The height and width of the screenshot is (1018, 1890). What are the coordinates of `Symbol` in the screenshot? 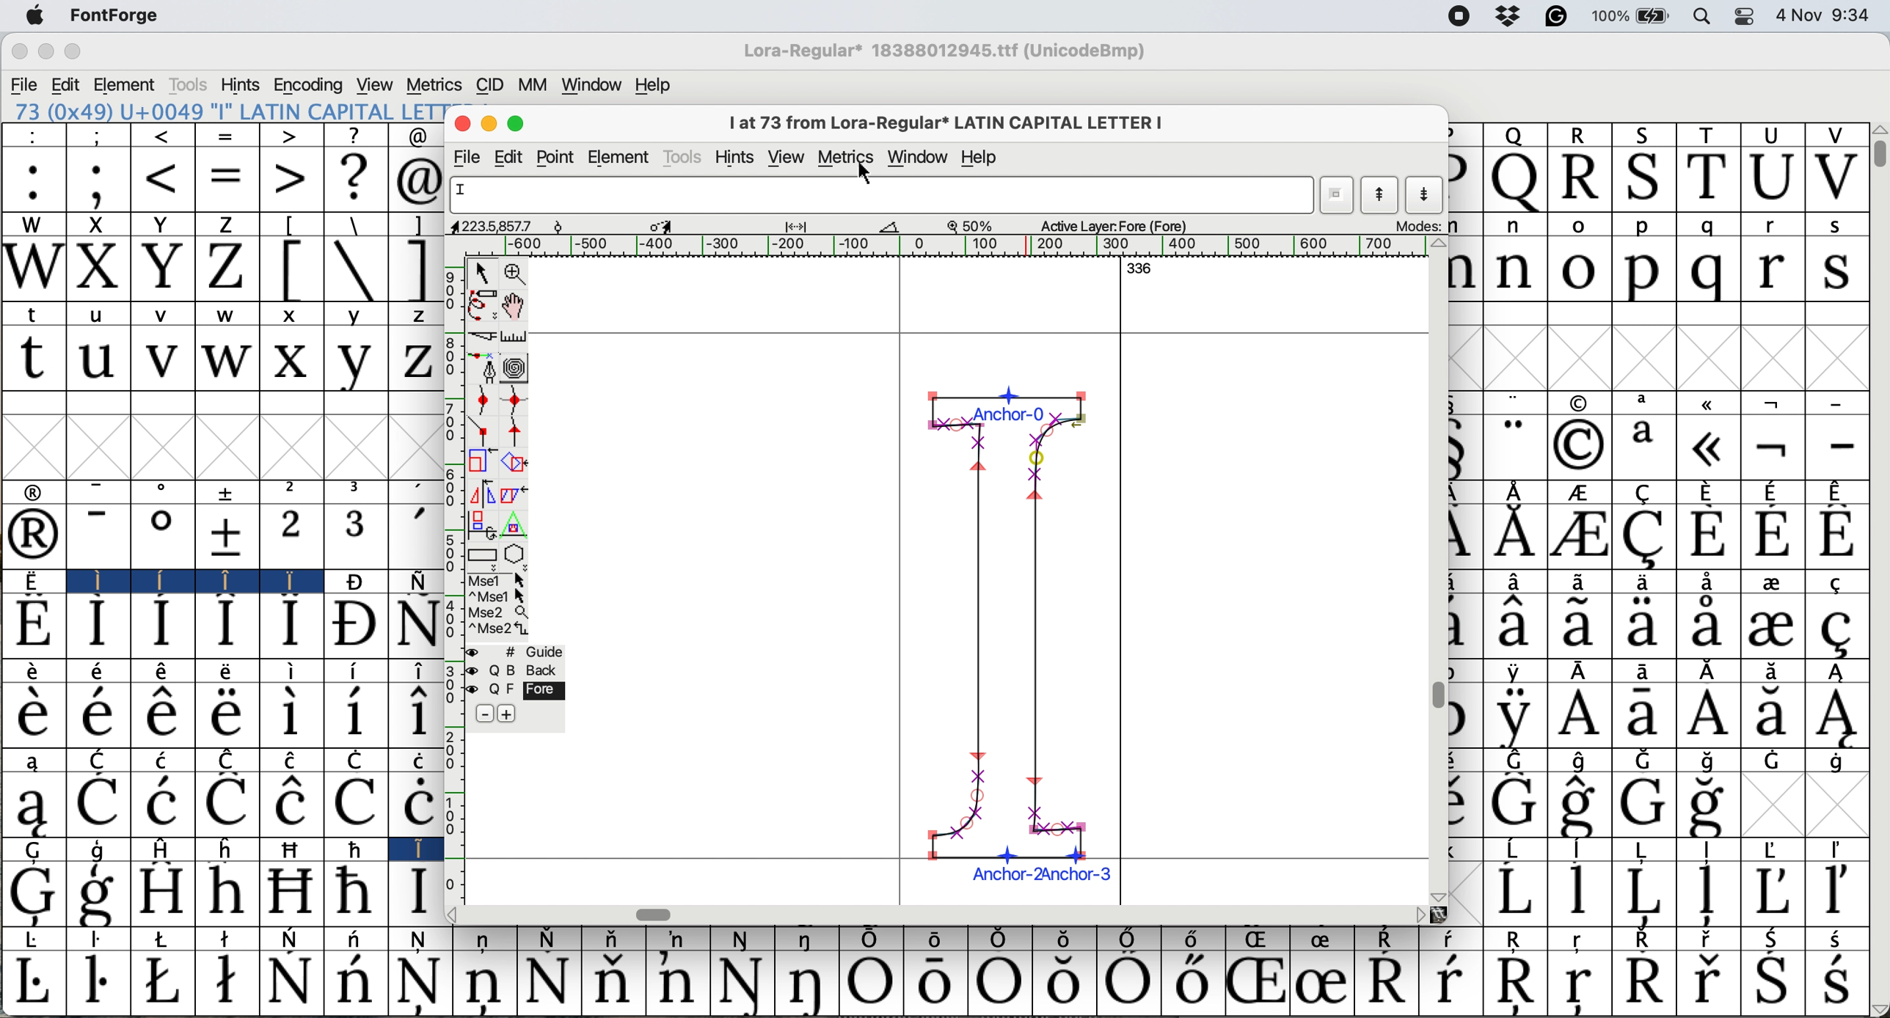 It's located at (416, 893).